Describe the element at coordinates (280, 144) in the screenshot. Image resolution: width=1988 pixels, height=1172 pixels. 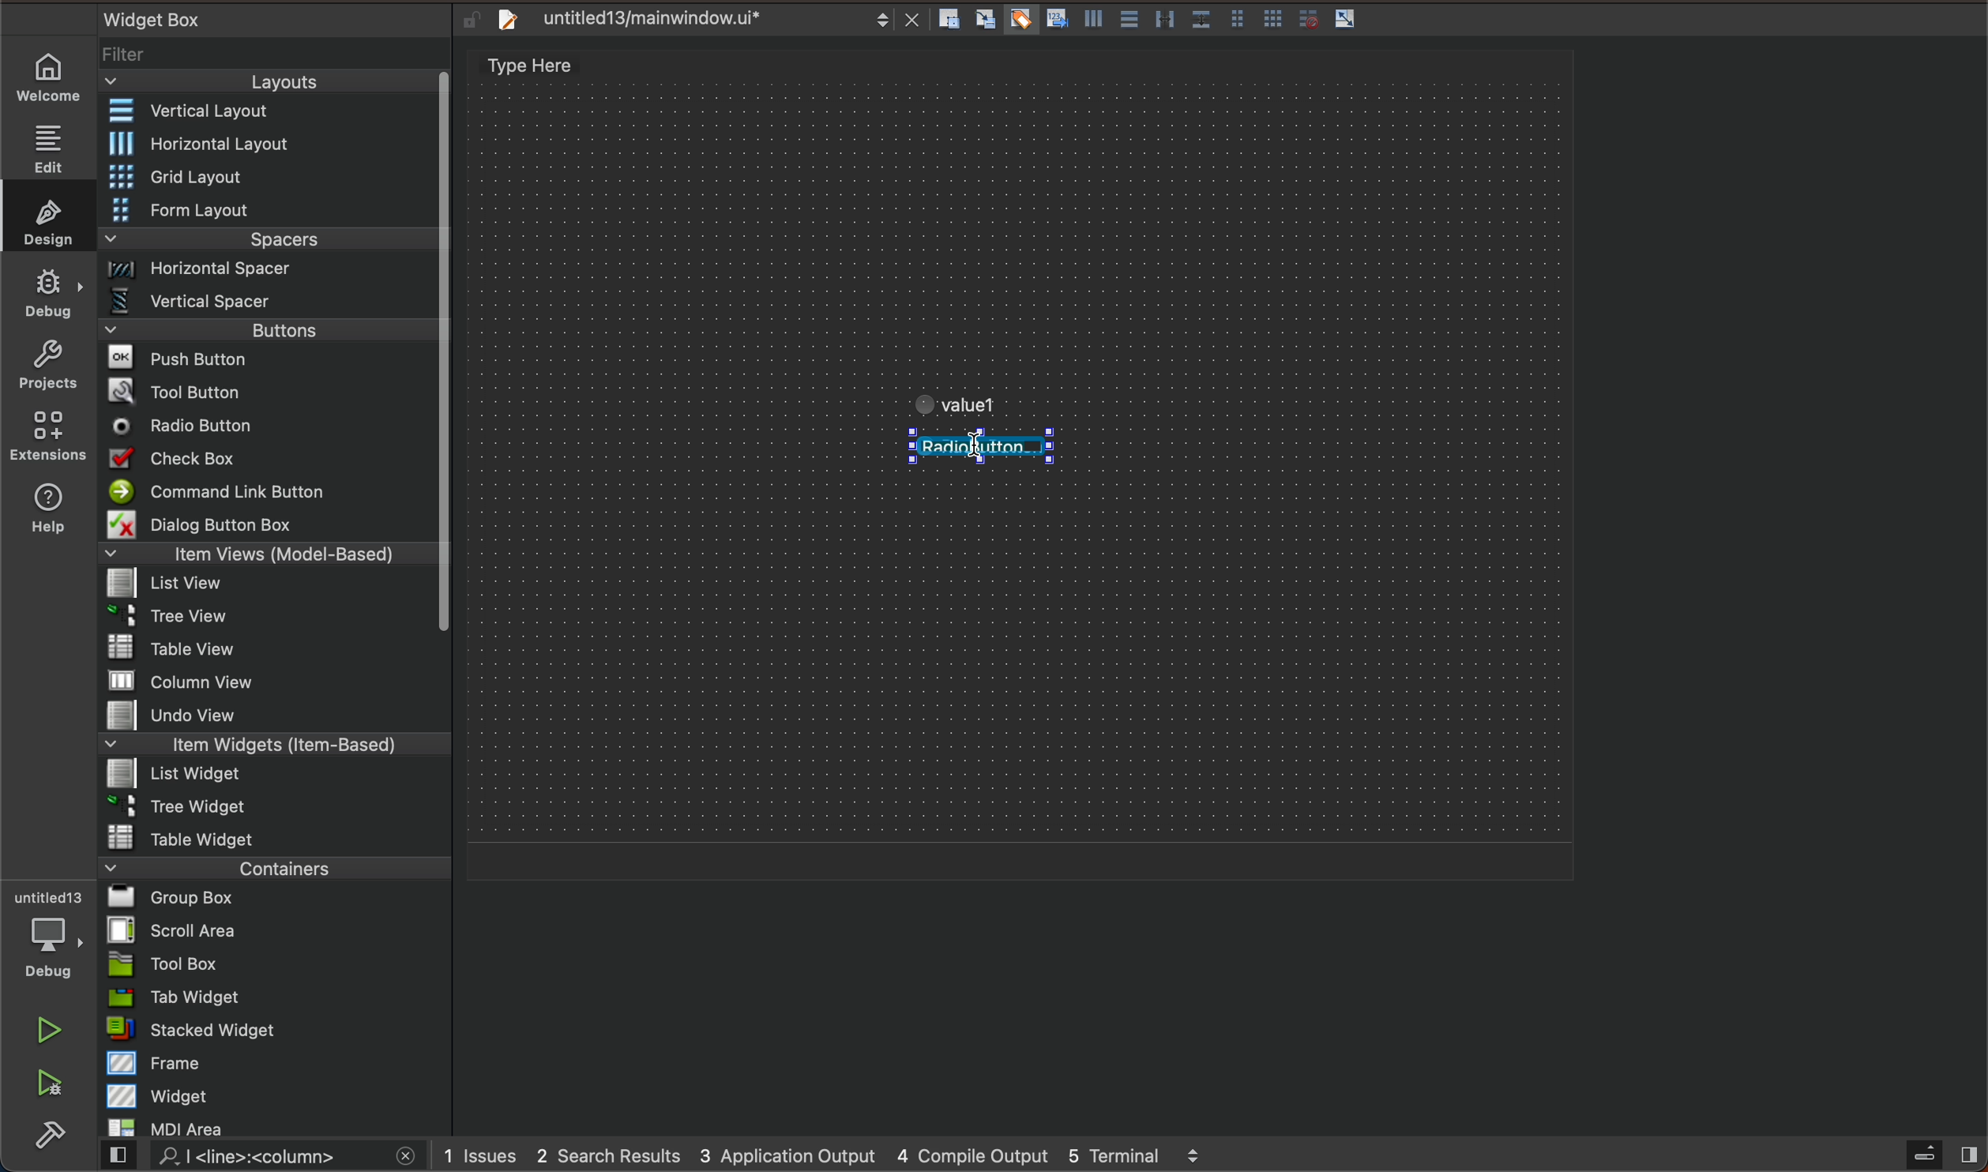
I see `` at that location.